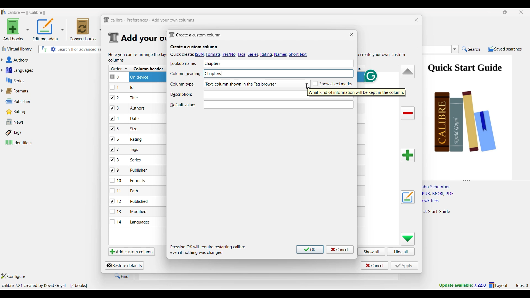 The width and height of the screenshot is (530, 298). Describe the element at coordinates (332, 84) in the screenshot. I see `Toggle for Show checkmarks` at that location.